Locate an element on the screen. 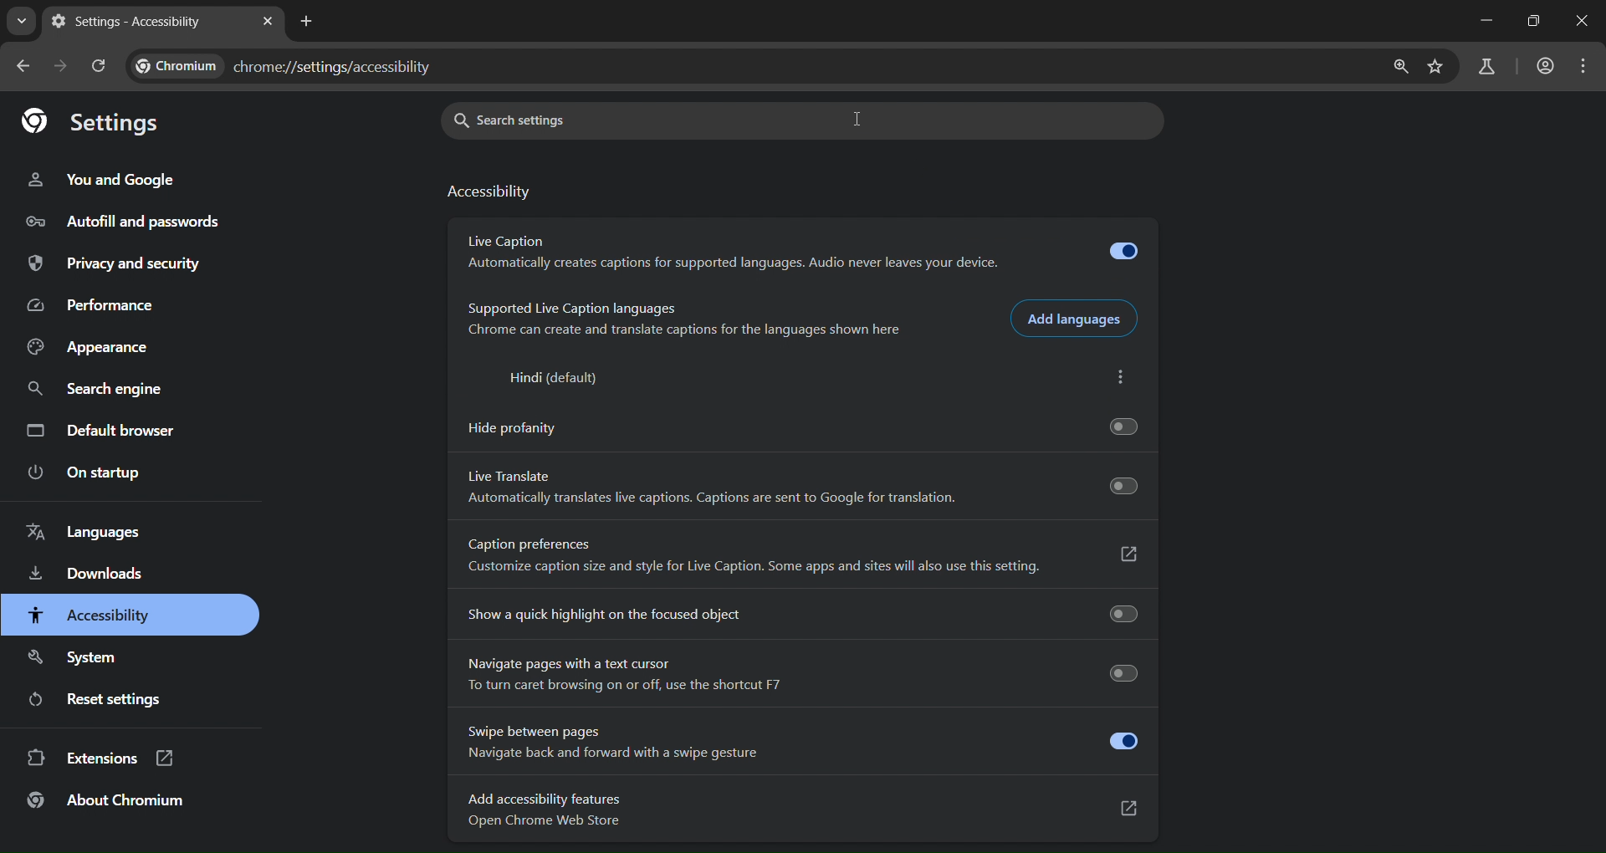 The image size is (1606, 853). accessibility is located at coordinates (92, 615).